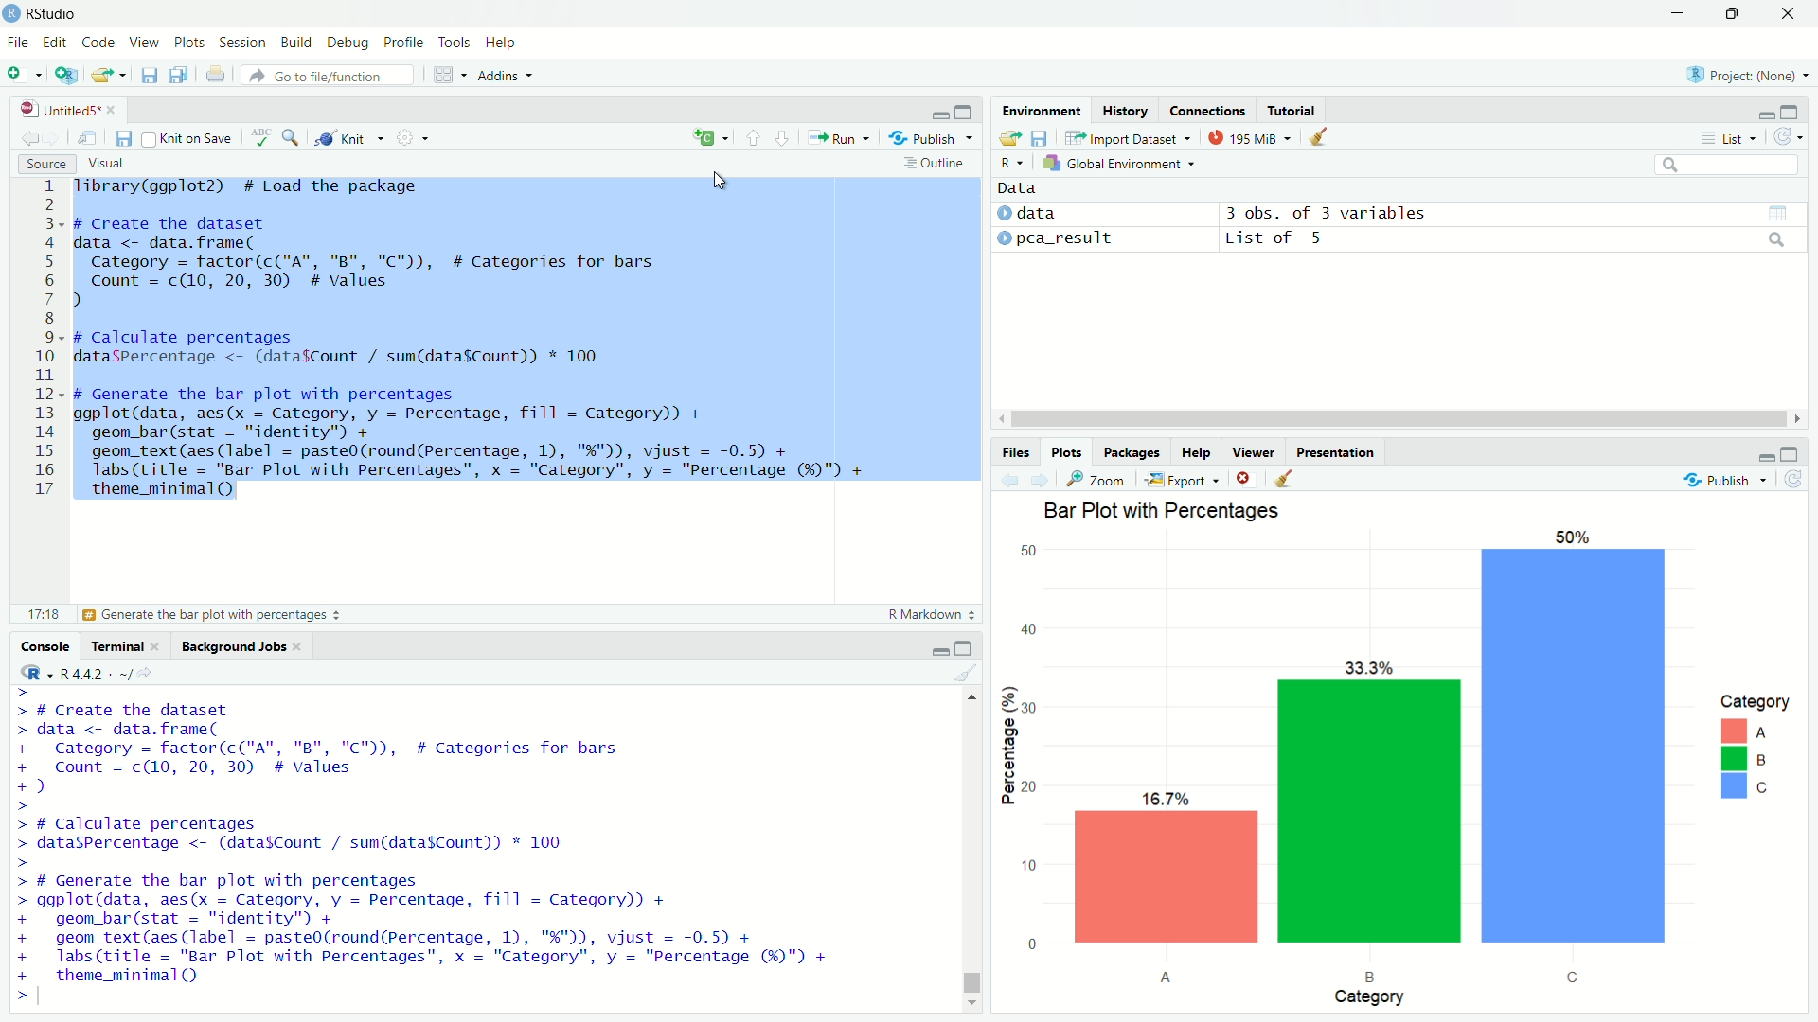  I want to click on go forward, so click(1041, 481).